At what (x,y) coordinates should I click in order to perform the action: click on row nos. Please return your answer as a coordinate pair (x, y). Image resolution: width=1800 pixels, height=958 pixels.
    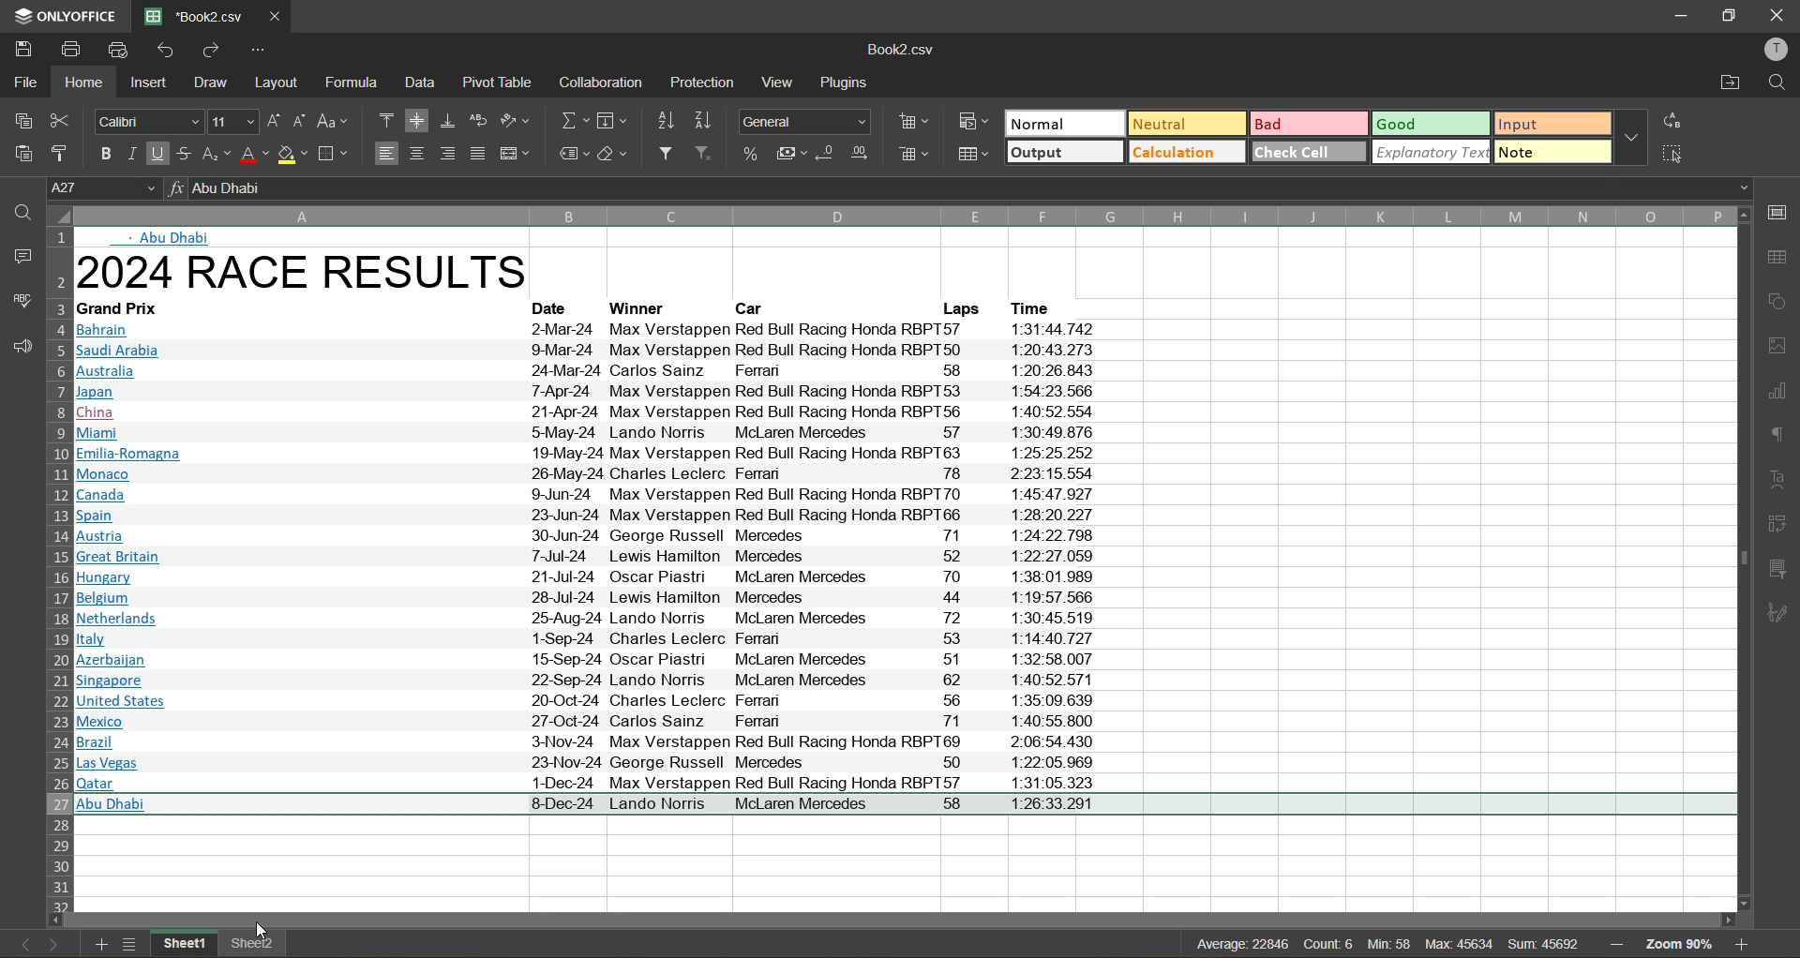
    Looking at the image, I should click on (57, 568).